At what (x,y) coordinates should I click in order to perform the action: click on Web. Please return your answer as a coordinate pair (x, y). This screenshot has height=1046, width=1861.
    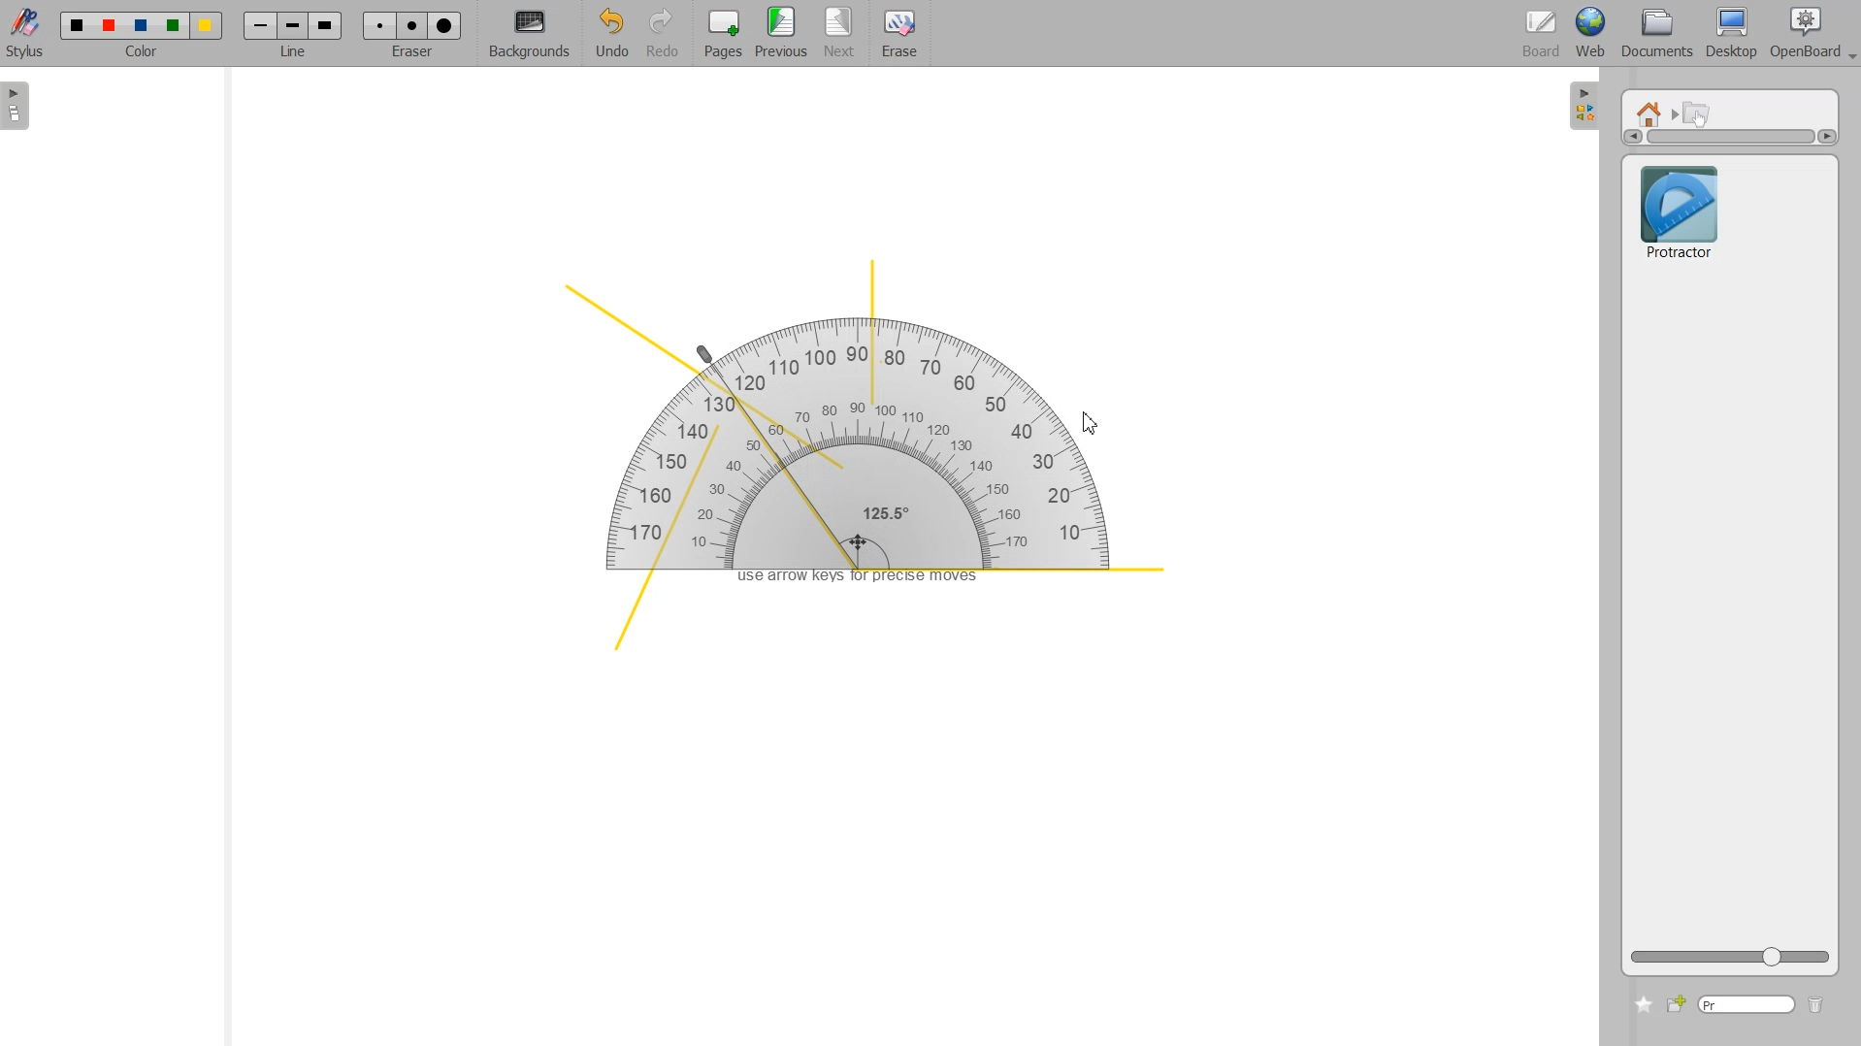
    Looking at the image, I should click on (1591, 34).